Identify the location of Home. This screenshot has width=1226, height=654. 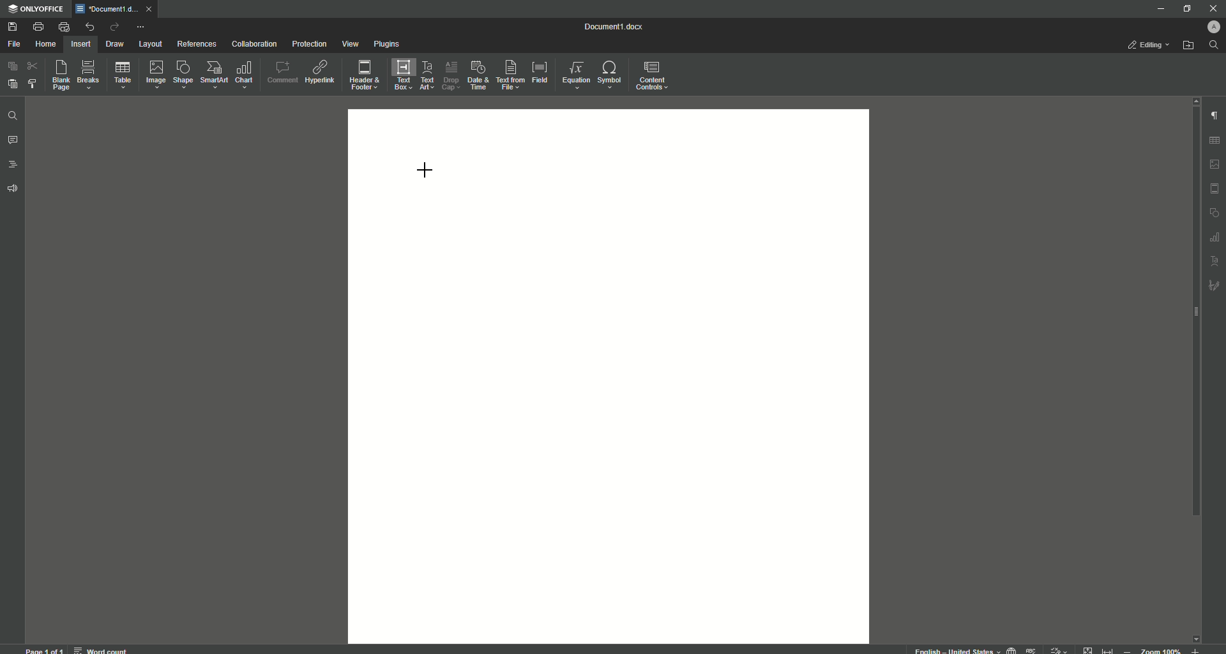
(45, 45).